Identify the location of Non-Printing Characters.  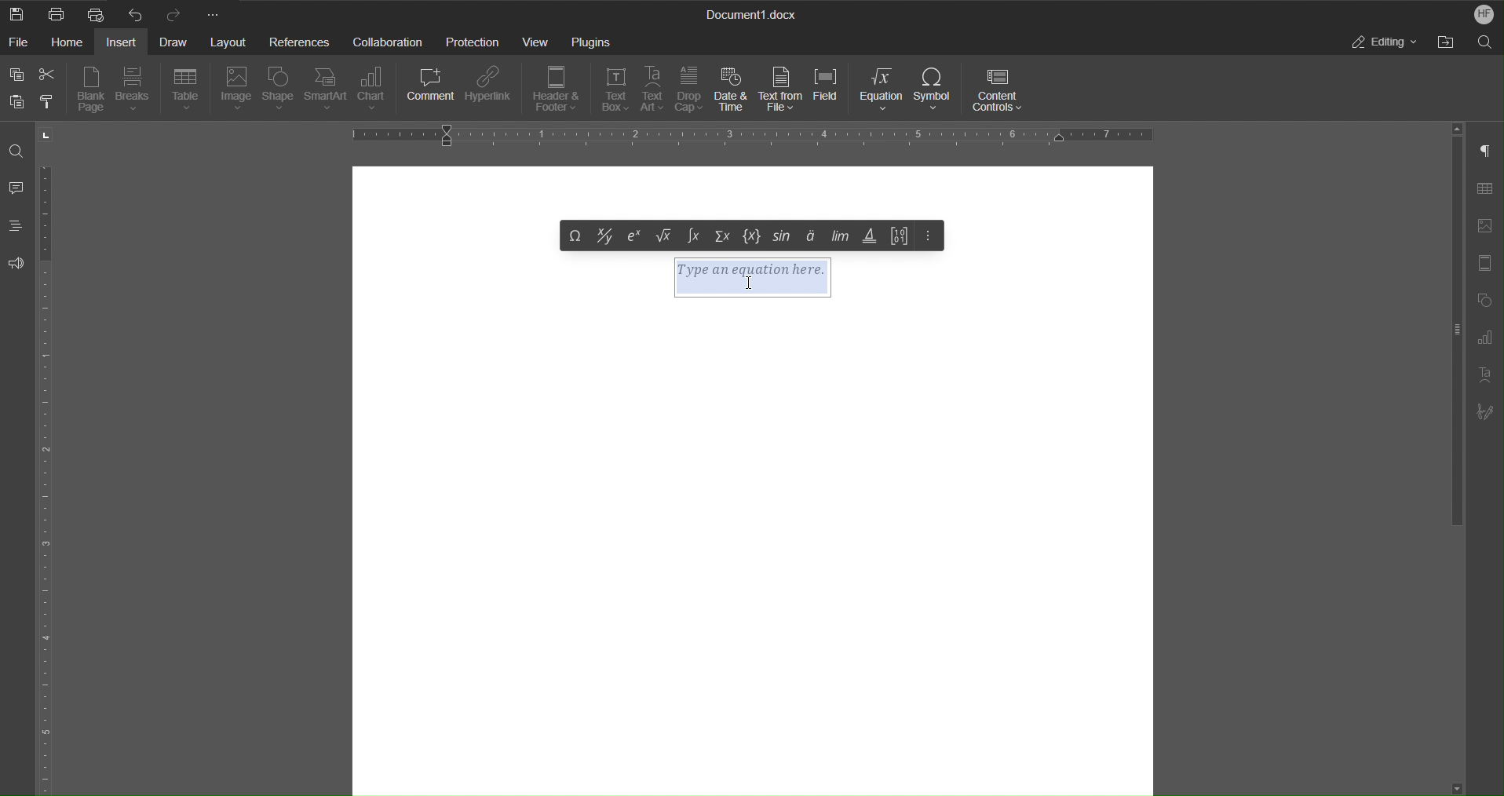
(1484, 151).